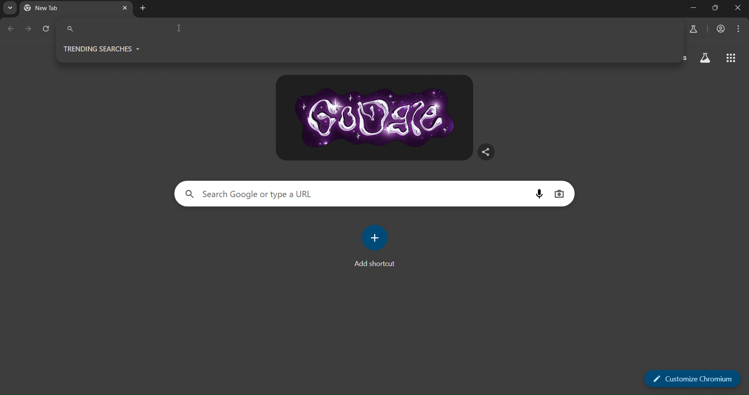 Image resolution: width=749 pixels, height=395 pixels. I want to click on google, so click(376, 118).